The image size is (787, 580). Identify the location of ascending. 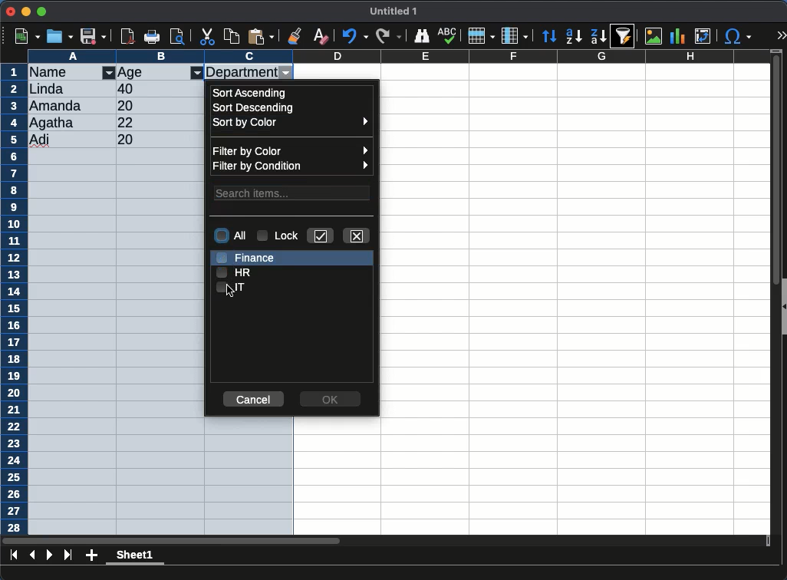
(252, 92).